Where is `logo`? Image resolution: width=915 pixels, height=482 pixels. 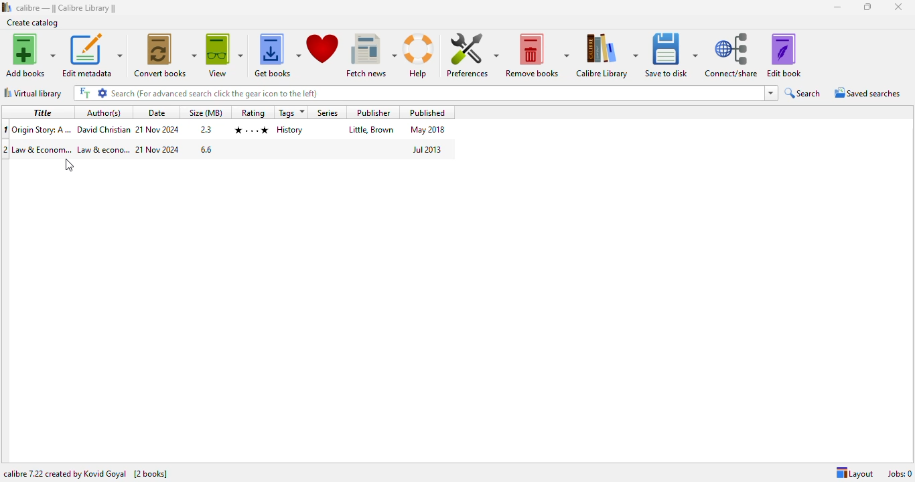 logo is located at coordinates (6, 7).